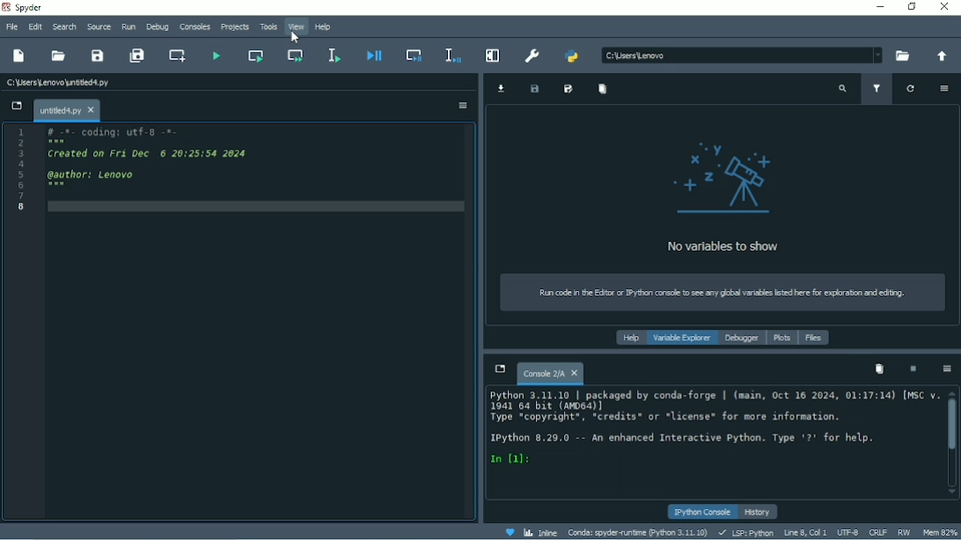 This screenshot has height=540, width=961. Describe the element at coordinates (629, 338) in the screenshot. I see `Help` at that location.